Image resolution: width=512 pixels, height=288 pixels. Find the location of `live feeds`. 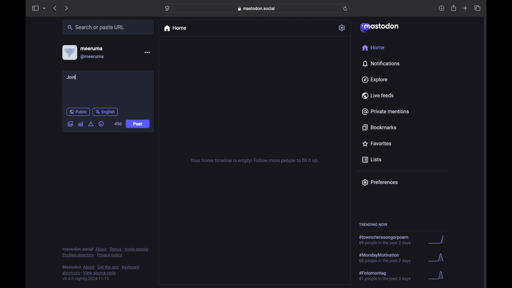

live feeds is located at coordinates (378, 95).